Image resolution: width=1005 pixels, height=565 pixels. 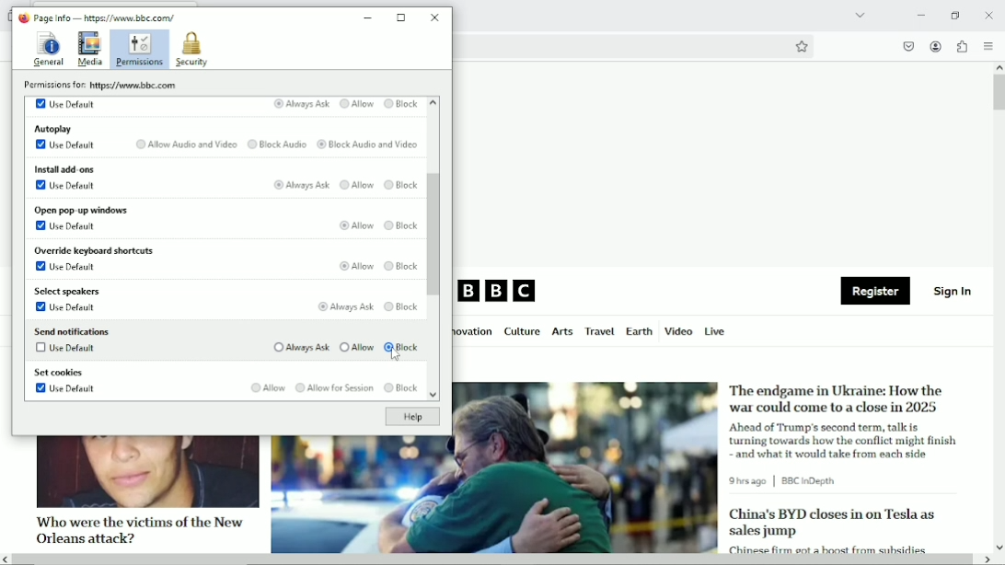 I want to click on image, so click(x=146, y=472).